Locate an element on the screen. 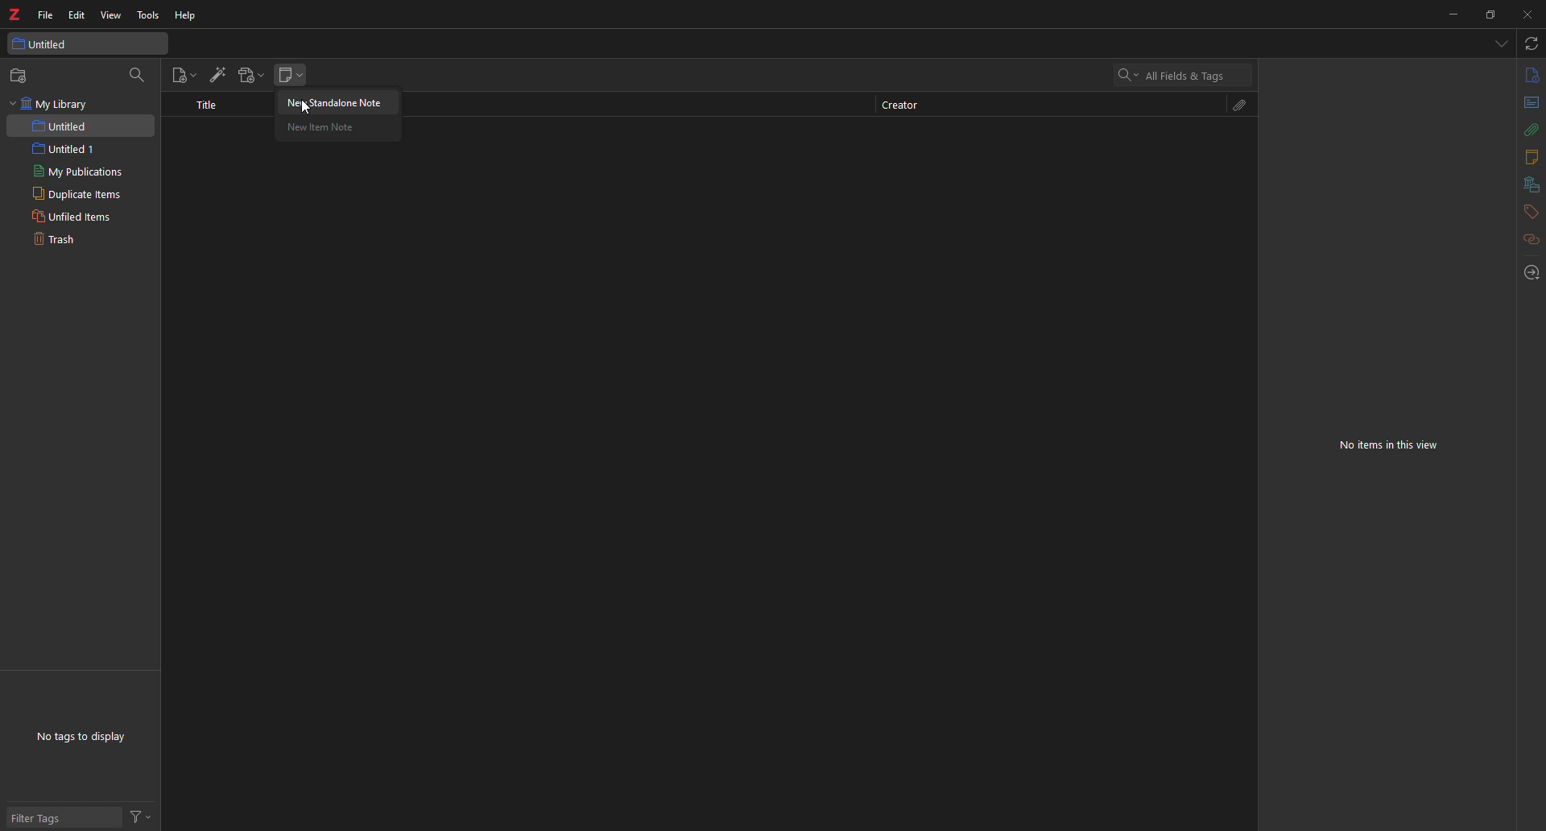 Image resolution: width=1546 pixels, height=831 pixels. new collection is located at coordinates (22, 75).